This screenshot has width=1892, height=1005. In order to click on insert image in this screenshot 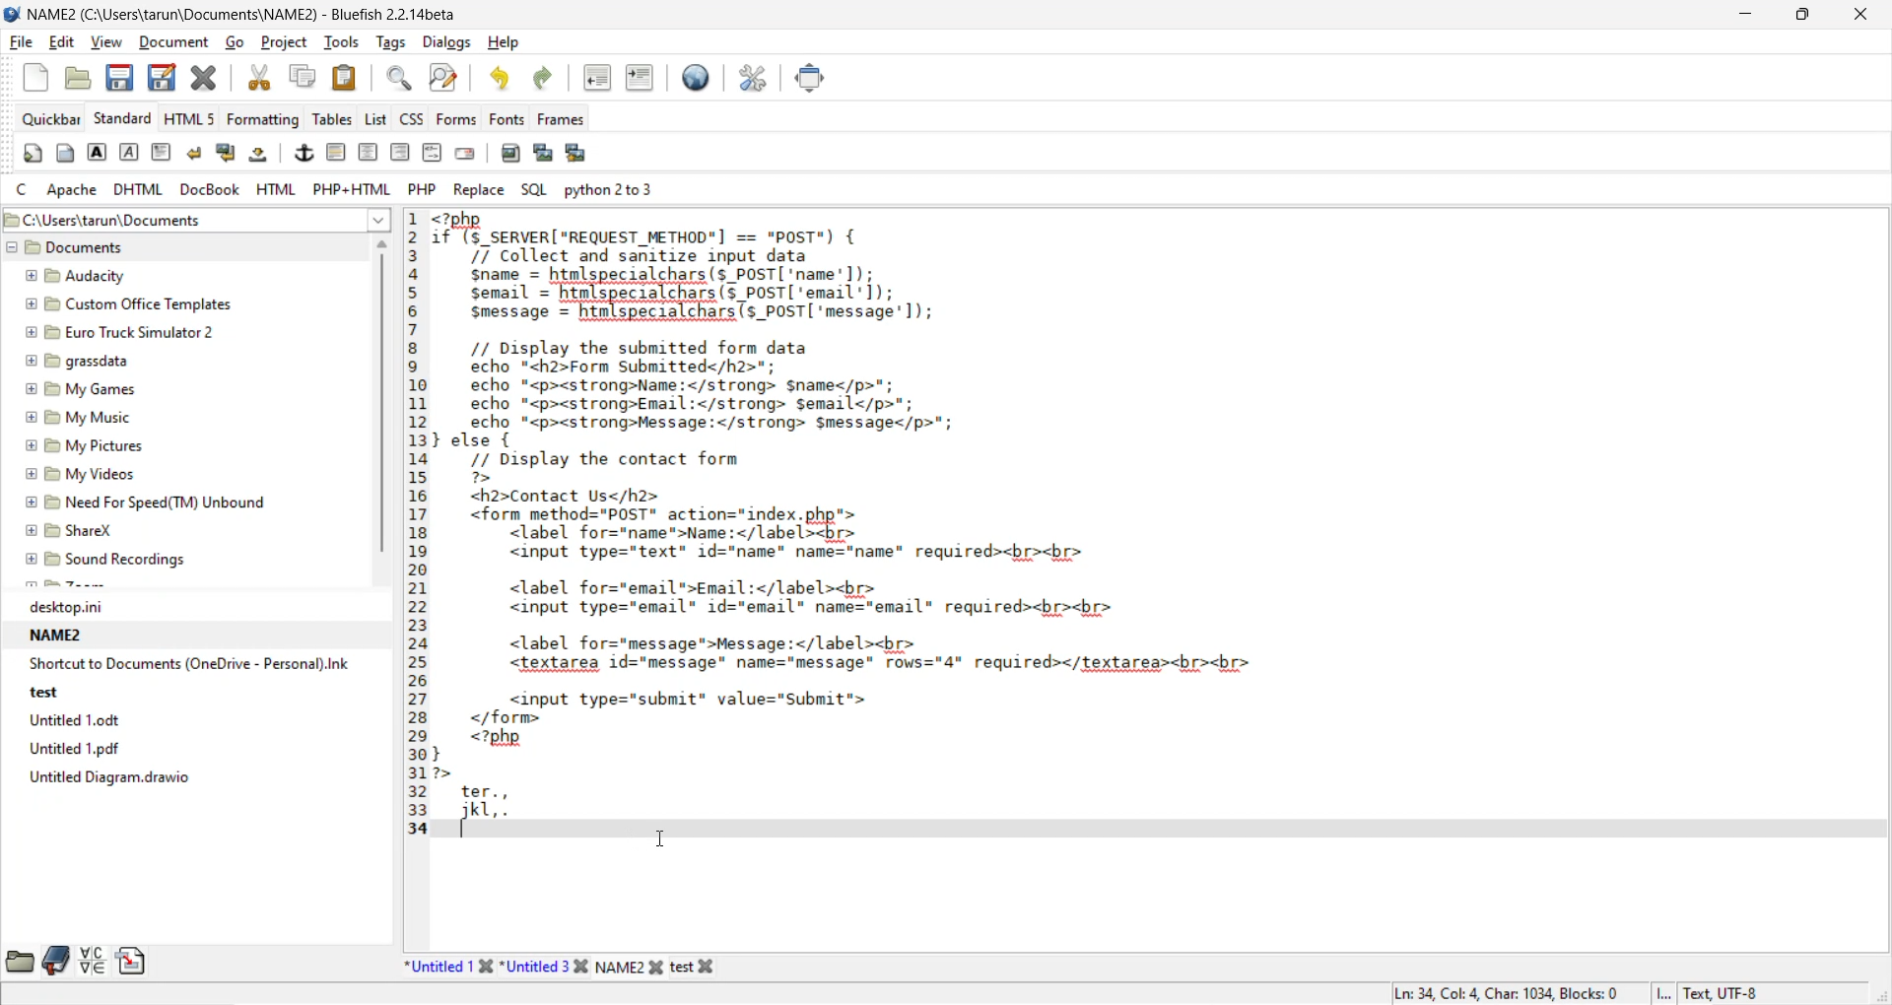, I will do `click(509, 156)`.